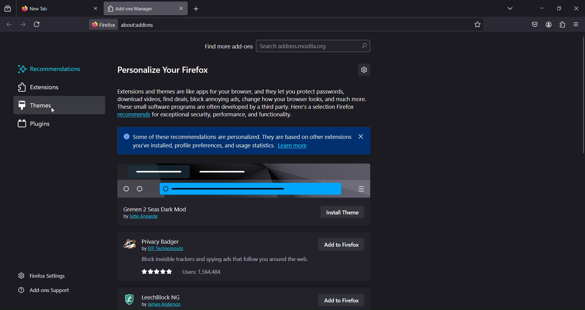  Describe the element at coordinates (163, 305) in the screenshot. I see `lames Anderson` at that location.